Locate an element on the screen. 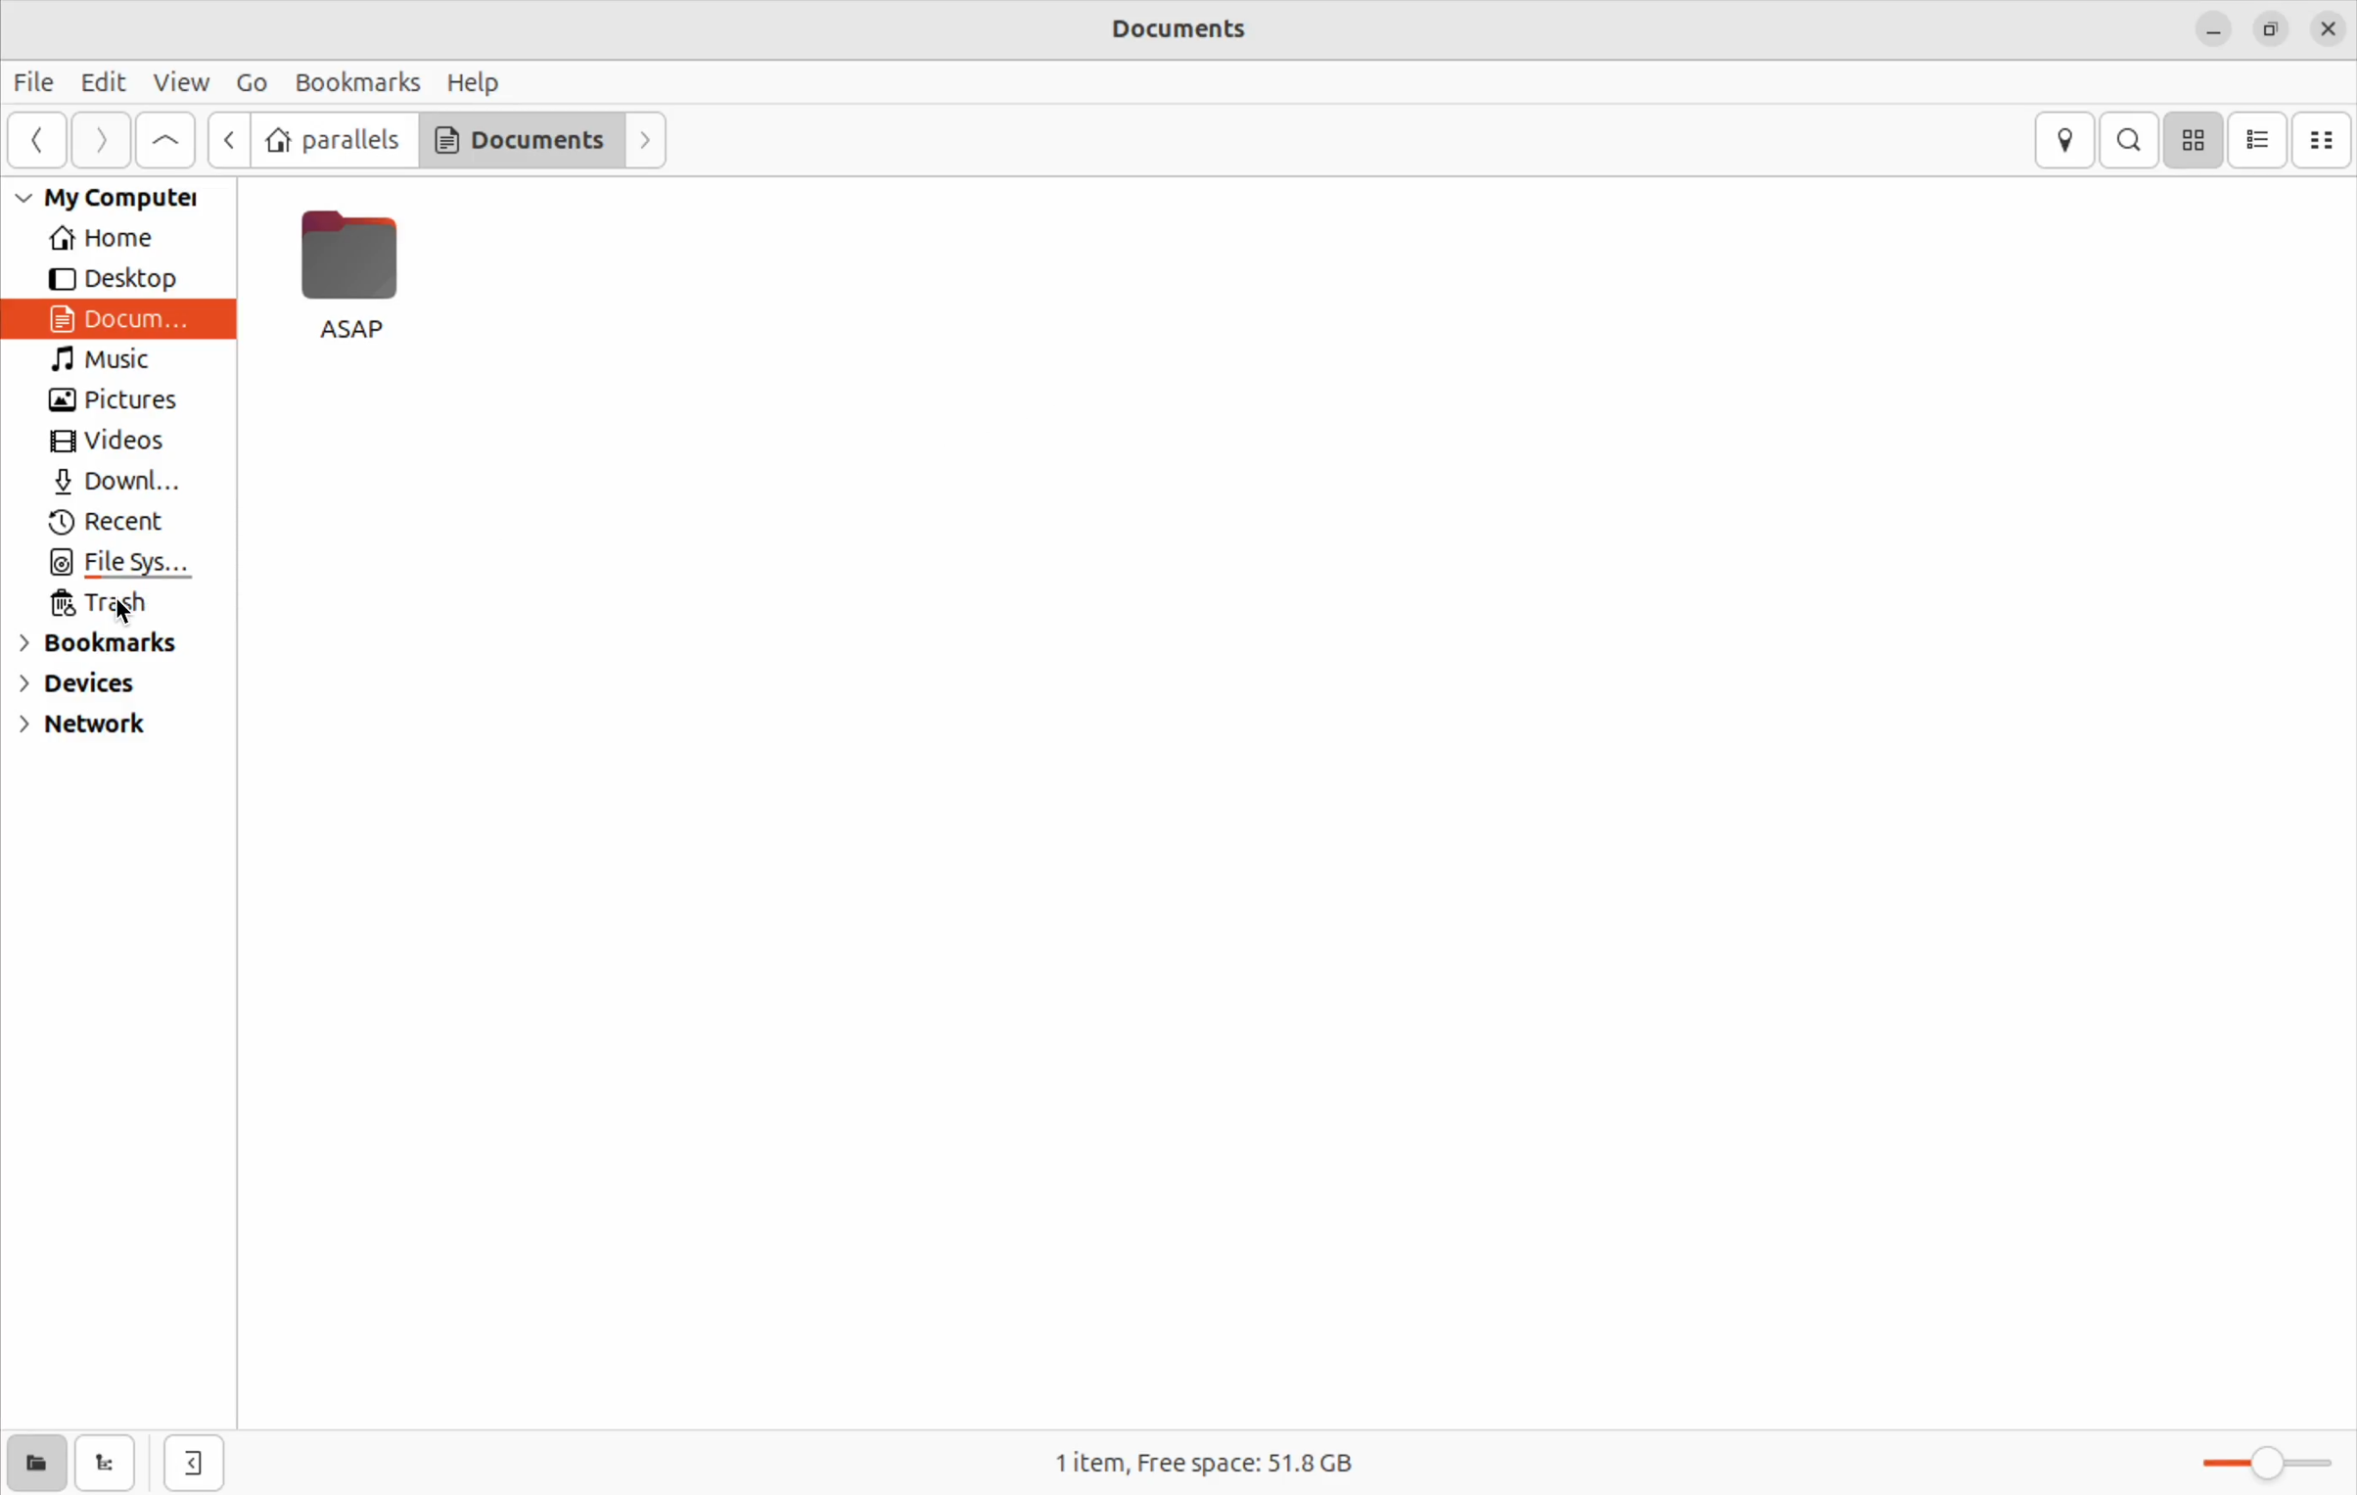 The image size is (2357, 1495). recent is located at coordinates (116, 526).